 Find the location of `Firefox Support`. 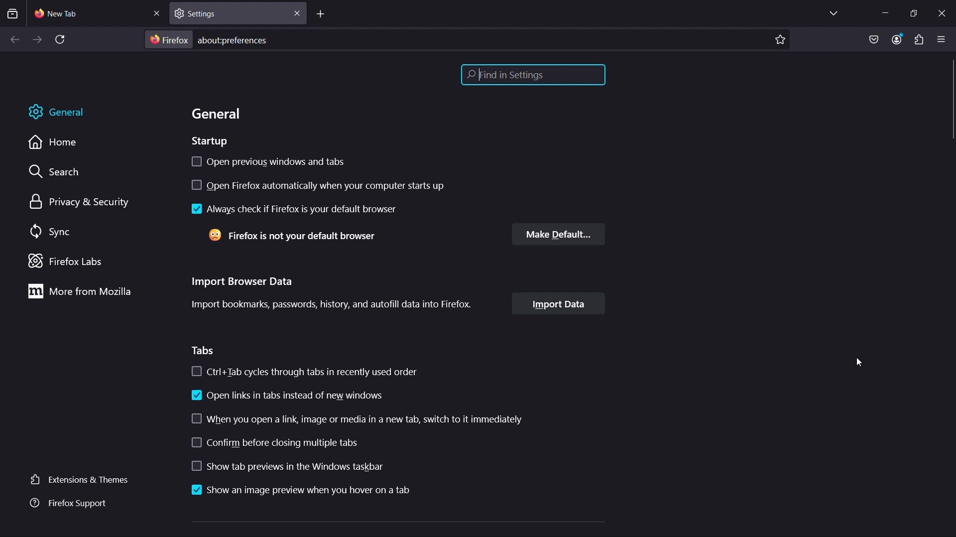

Firefox Support is located at coordinates (72, 504).